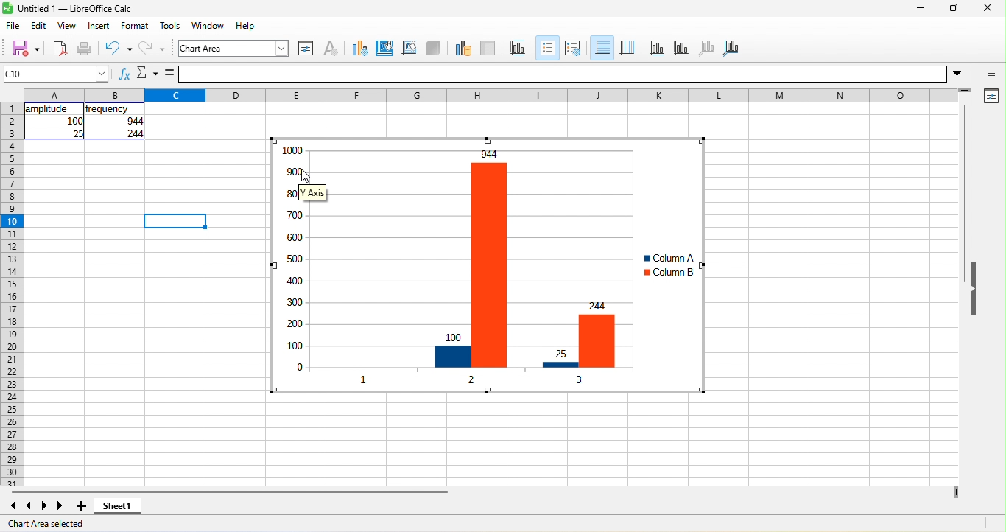  What do you see at coordinates (306, 175) in the screenshot?
I see `cursor` at bounding box center [306, 175].